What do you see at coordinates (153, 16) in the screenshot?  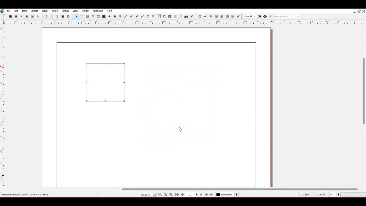 I see `Zoom in or out` at bounding box center [153, 16].